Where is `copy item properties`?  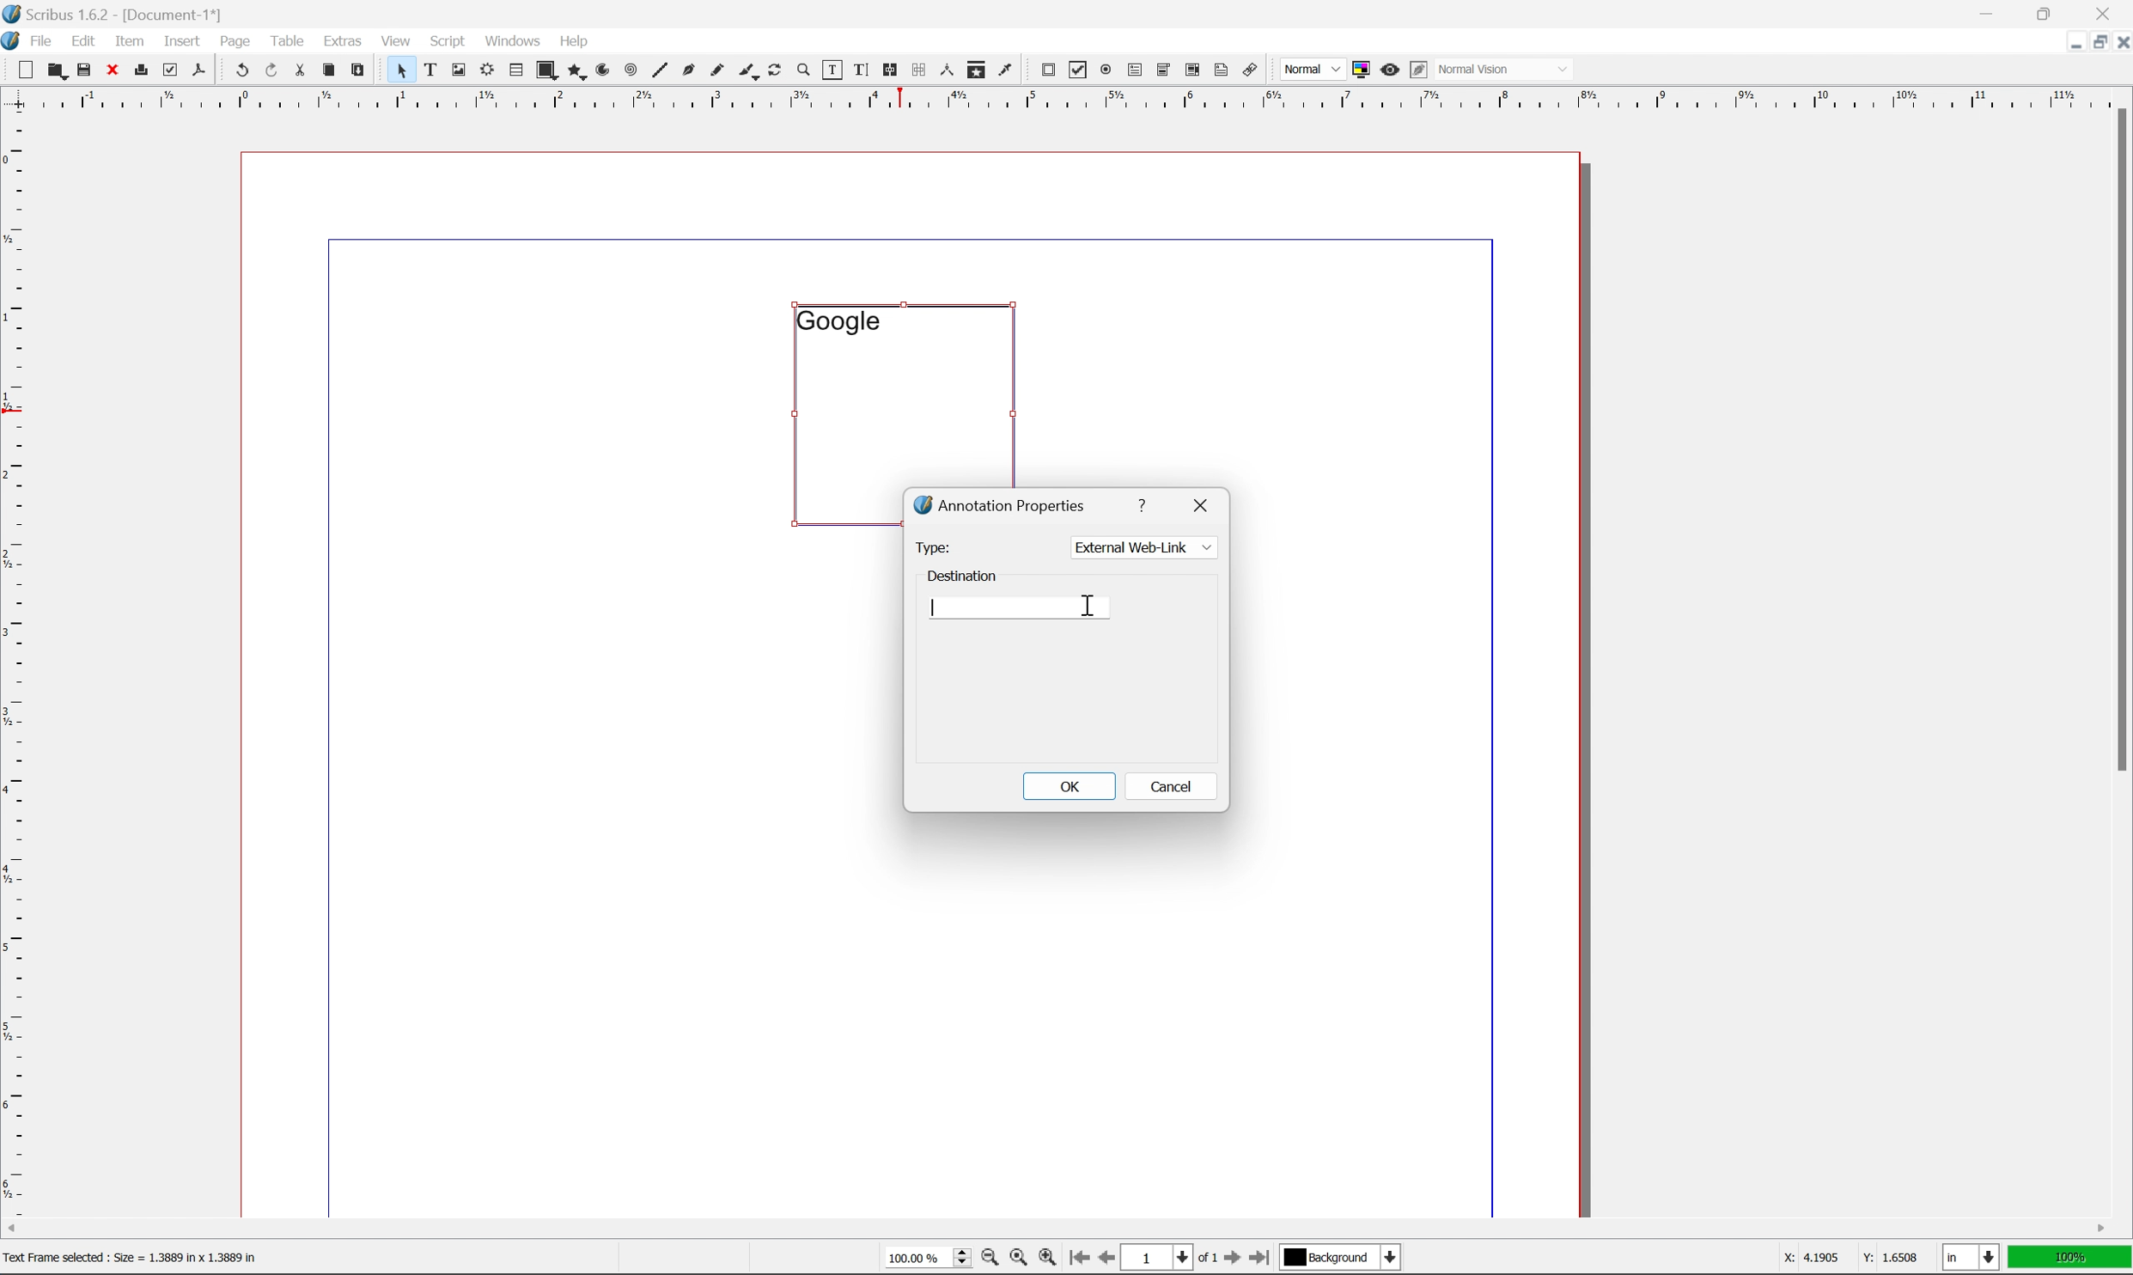
copy item properties is located at coordinates (977, 70).